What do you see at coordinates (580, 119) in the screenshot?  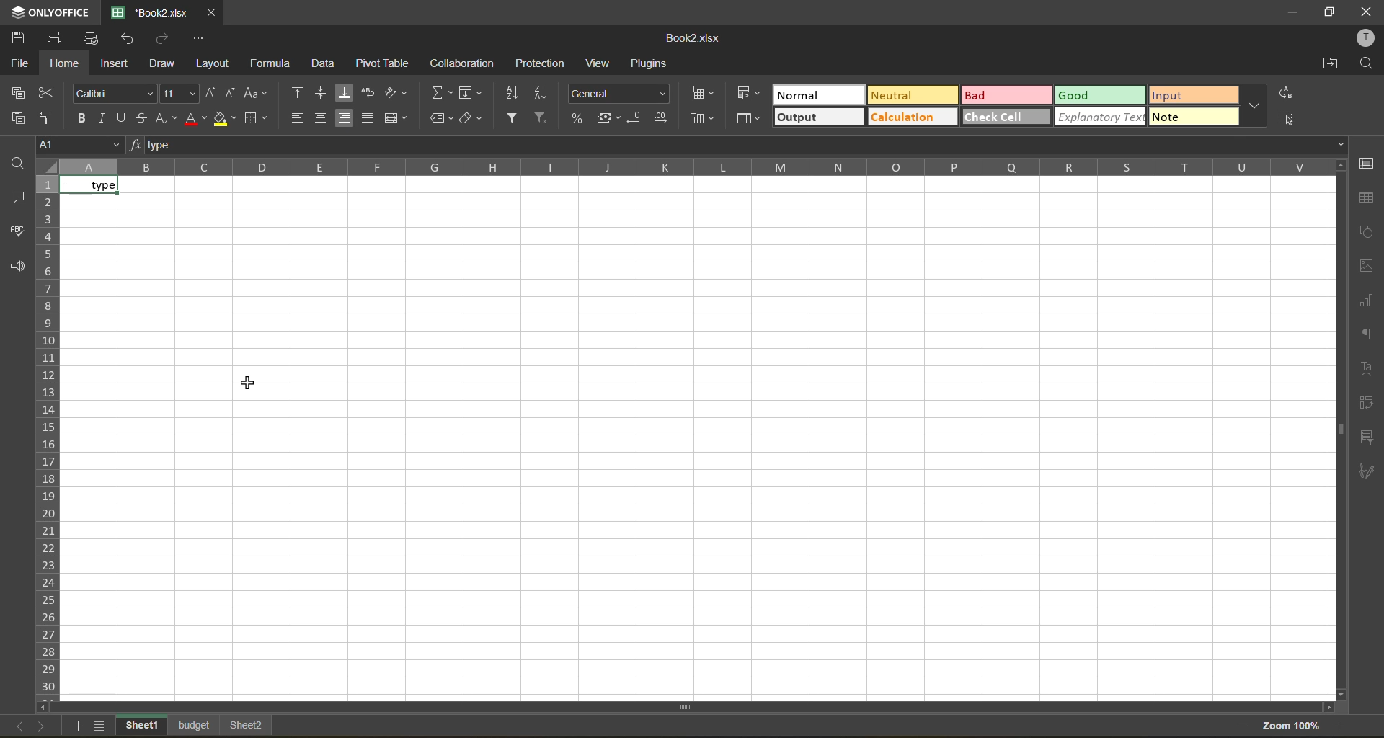 I see `percent` at bounding box center [580, 119].